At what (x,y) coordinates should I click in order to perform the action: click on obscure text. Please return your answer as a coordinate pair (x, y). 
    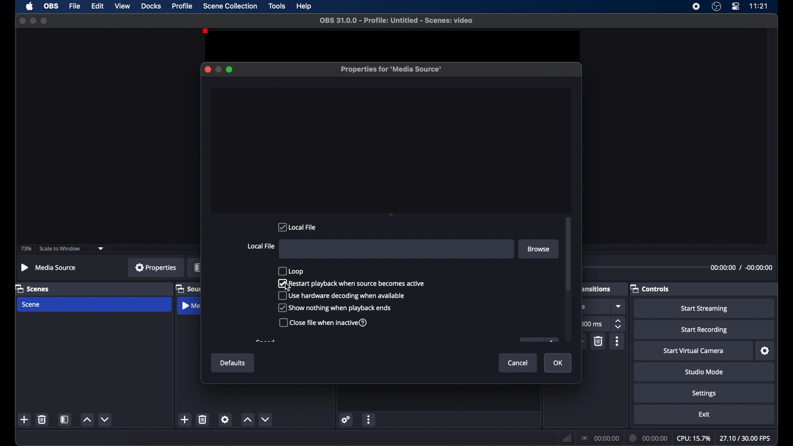
    Looking at the image, I should click on (597, 288).